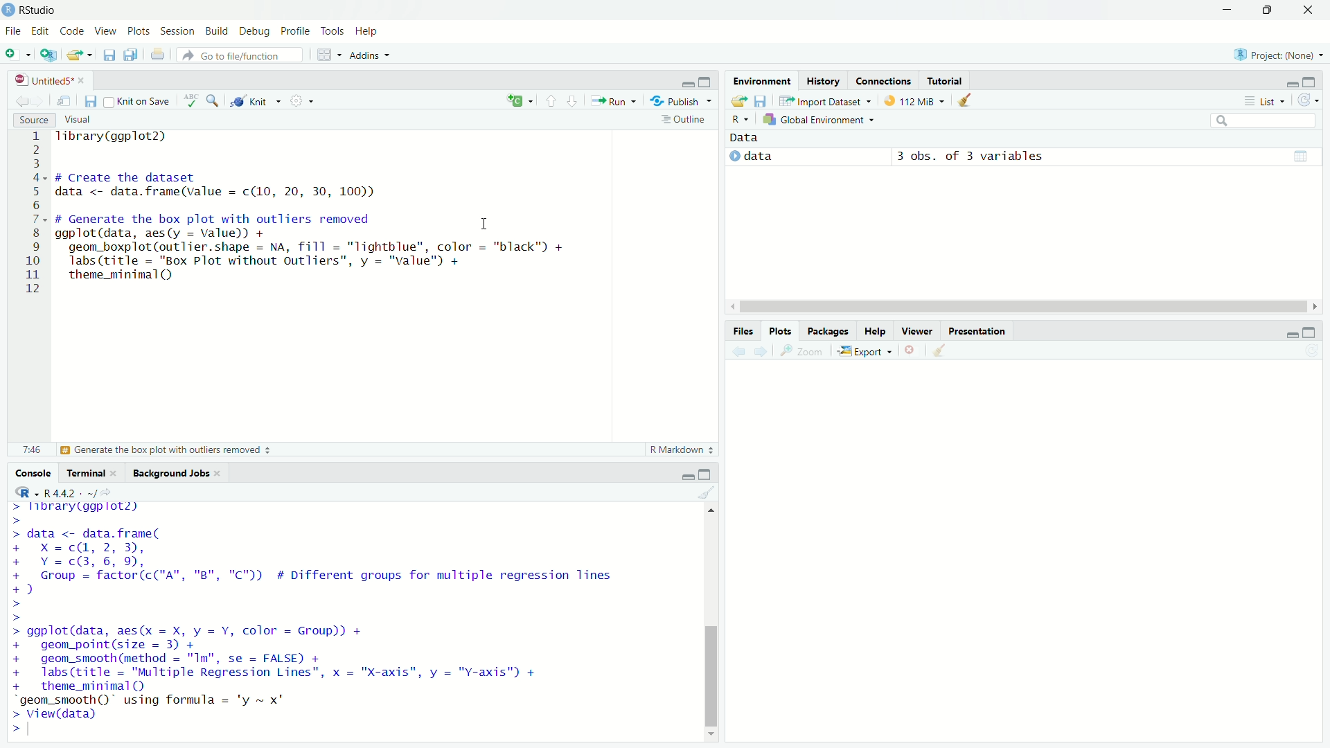 The image size is (1330, 748). I want to click on 7:46, so click(28, 448).